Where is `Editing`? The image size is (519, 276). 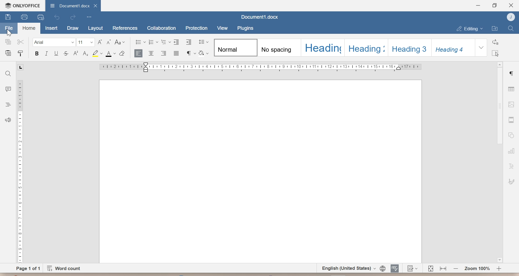
Editing is located at coordinates (470, 28).